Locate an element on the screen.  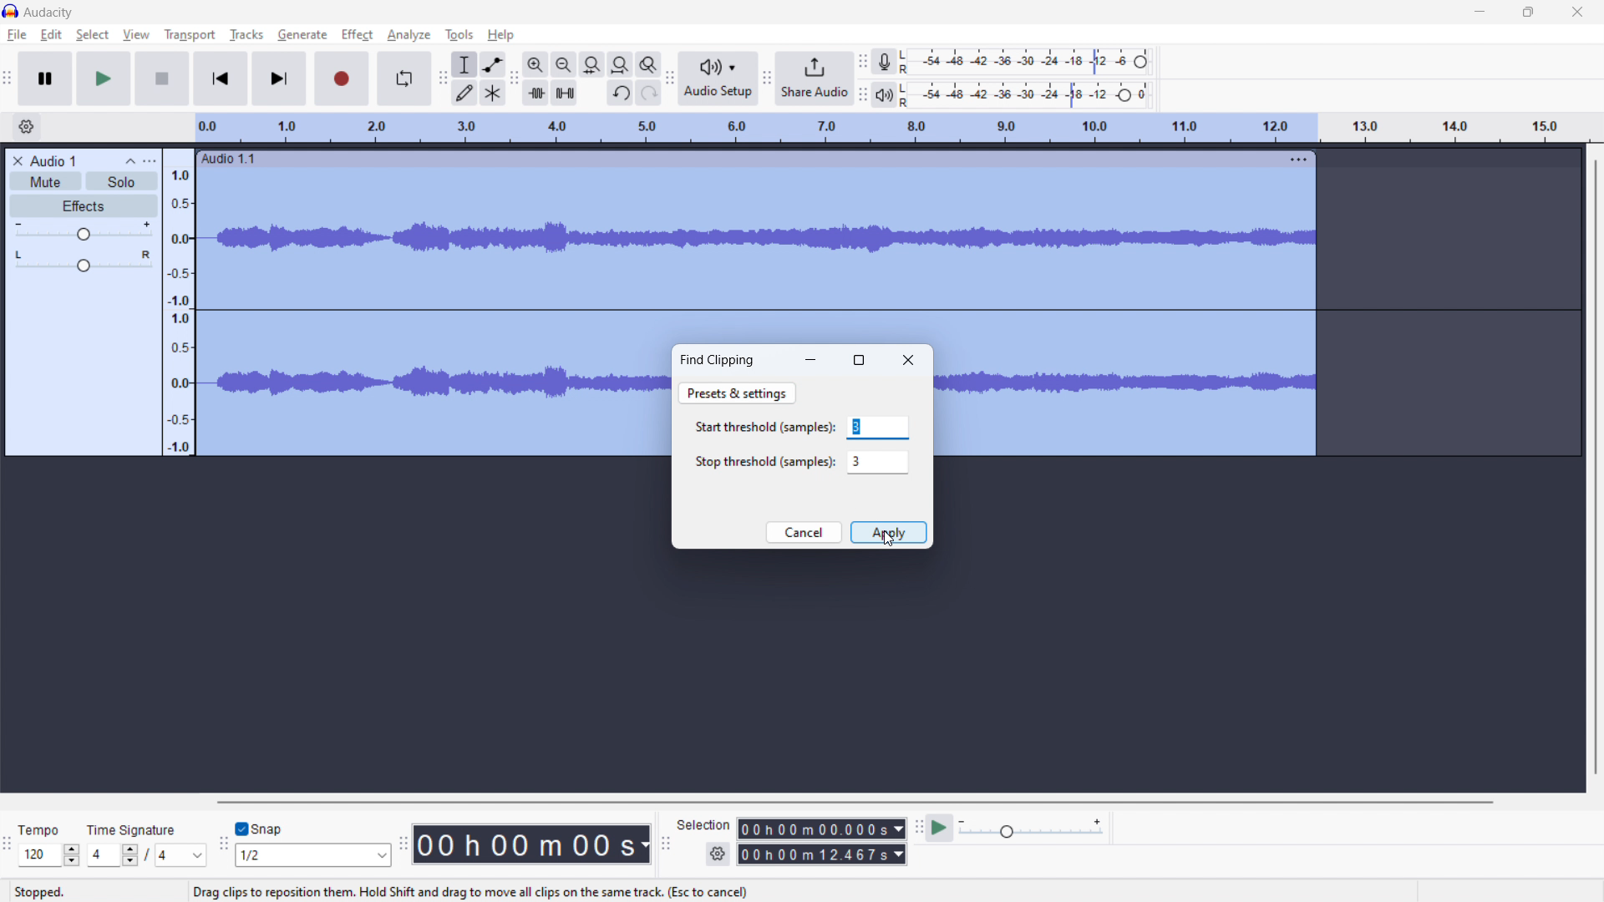
toggle snap is located at coordinates (261, 829).